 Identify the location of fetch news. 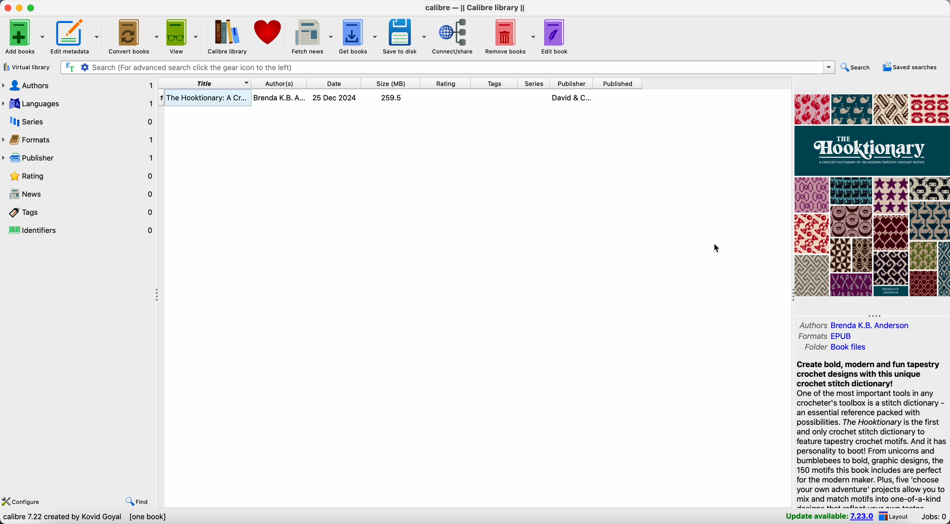
(311, 36).